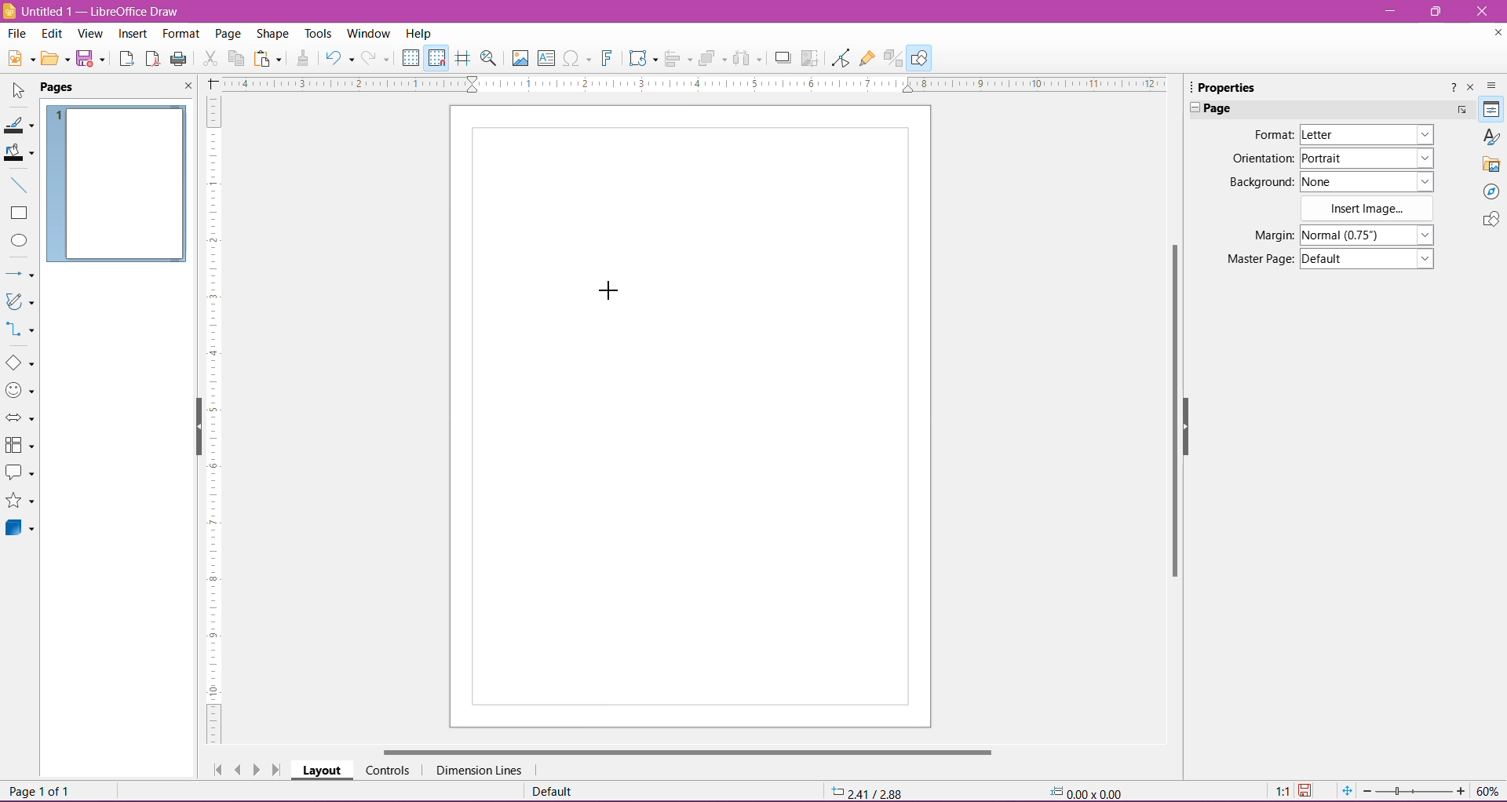  Describe the element at coordinates (1170, 407) in the screenshot. I see `Vertical Scroll Bar` at that location.